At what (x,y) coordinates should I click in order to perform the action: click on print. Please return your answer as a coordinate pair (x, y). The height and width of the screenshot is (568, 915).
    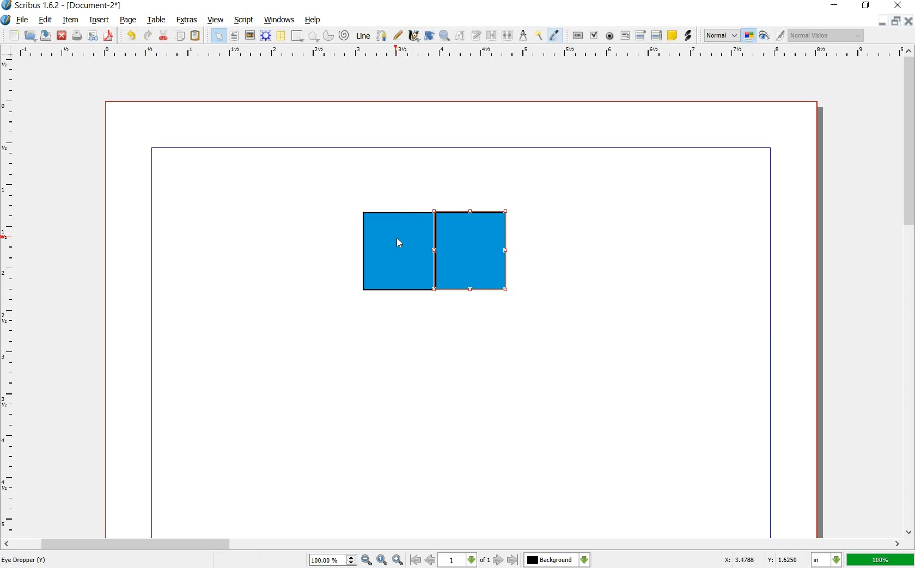
    Looking at the image, I should click on (77, 36).